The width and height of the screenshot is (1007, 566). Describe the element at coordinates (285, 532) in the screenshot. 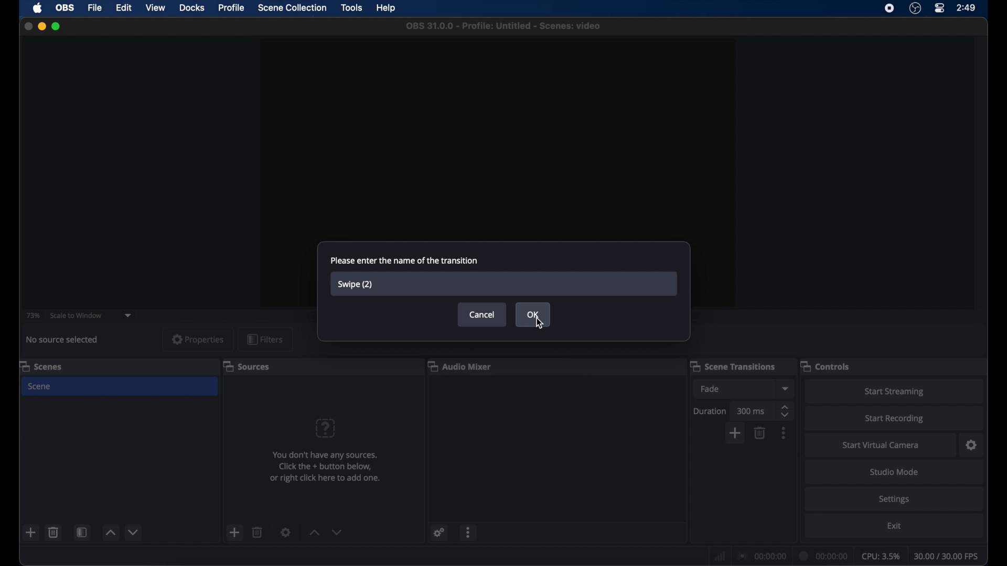

I see `settings` at that location.